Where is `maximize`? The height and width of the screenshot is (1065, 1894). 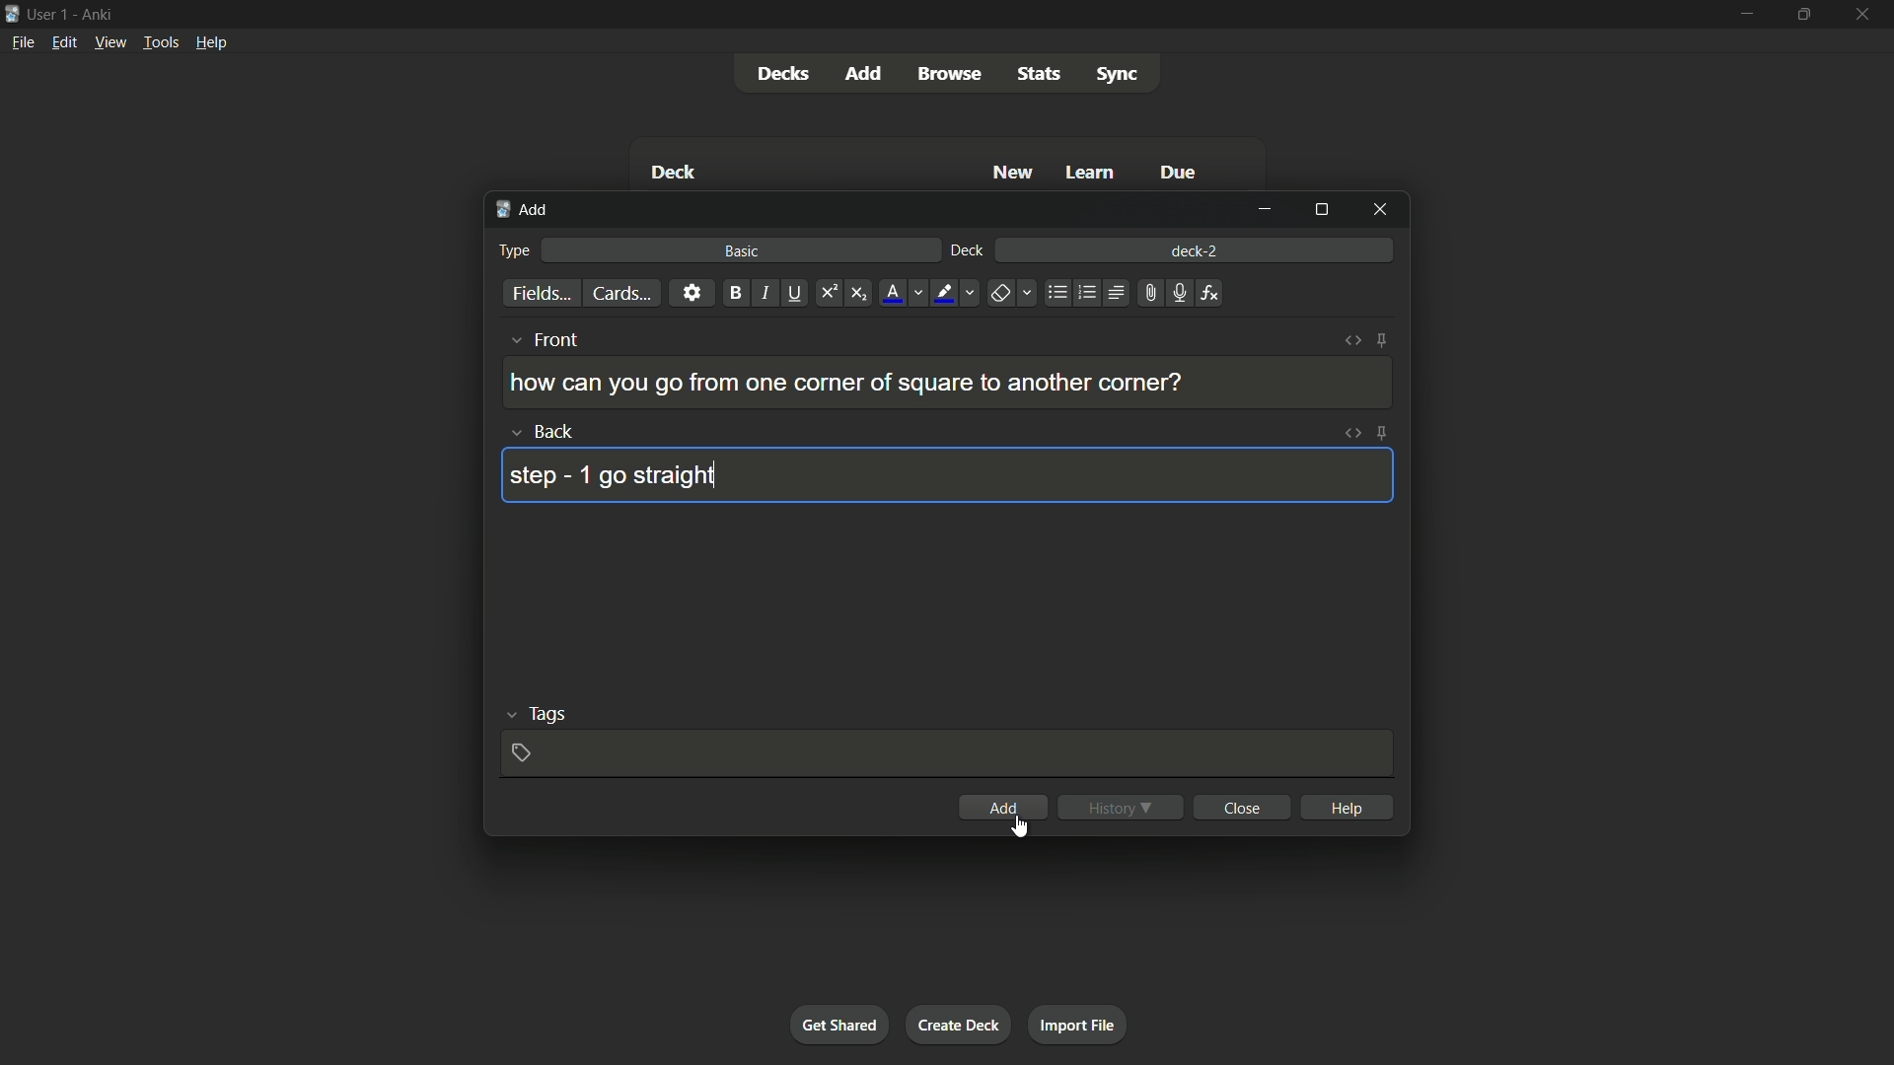 maximize is located at coordinates (1323, 208).